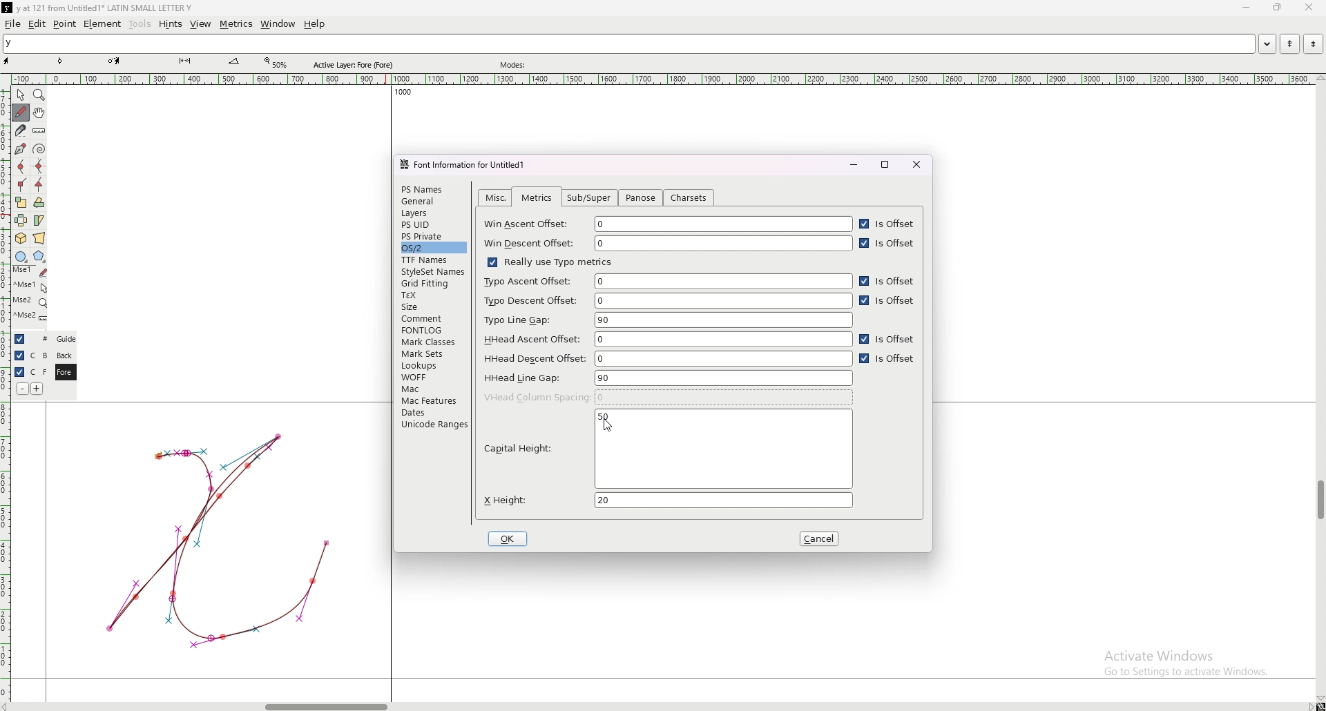 Image resolution: width=1326 pixels, height=711 pixels. What do you see at coordinates (236, 24) in the screenshot?
I see `metrics` at bounding box center [236, 24].